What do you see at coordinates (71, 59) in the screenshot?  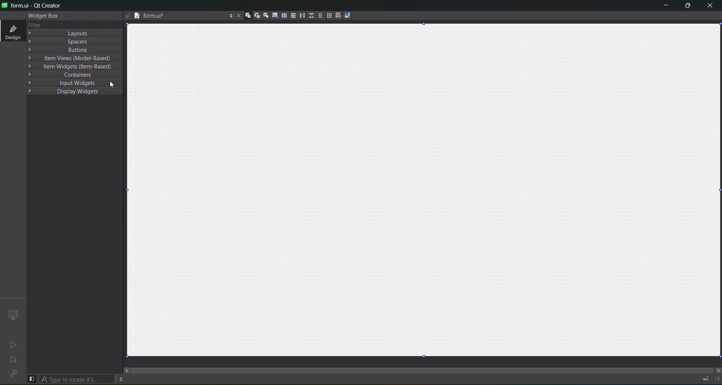 I see `item view` at bounding box center [71, 59].